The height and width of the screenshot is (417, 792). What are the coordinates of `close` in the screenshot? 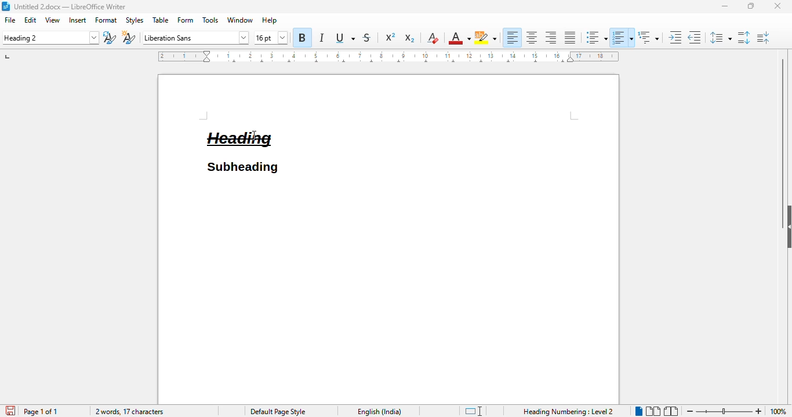 It's located at (778, 5).